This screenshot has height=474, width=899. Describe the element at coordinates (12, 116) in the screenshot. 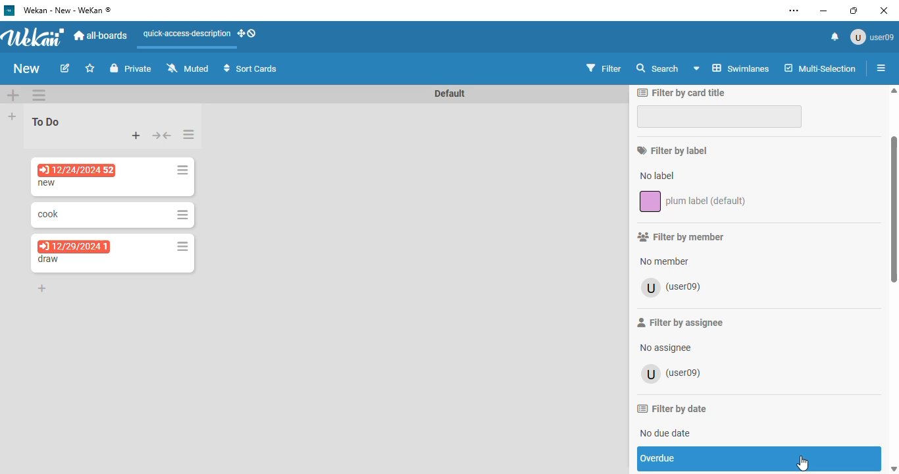

I see `add list` at that location.